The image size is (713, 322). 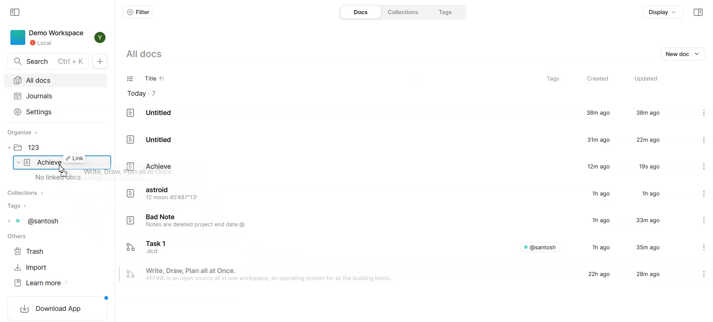 I want to click on Checklist, so click(x=131, y=79).